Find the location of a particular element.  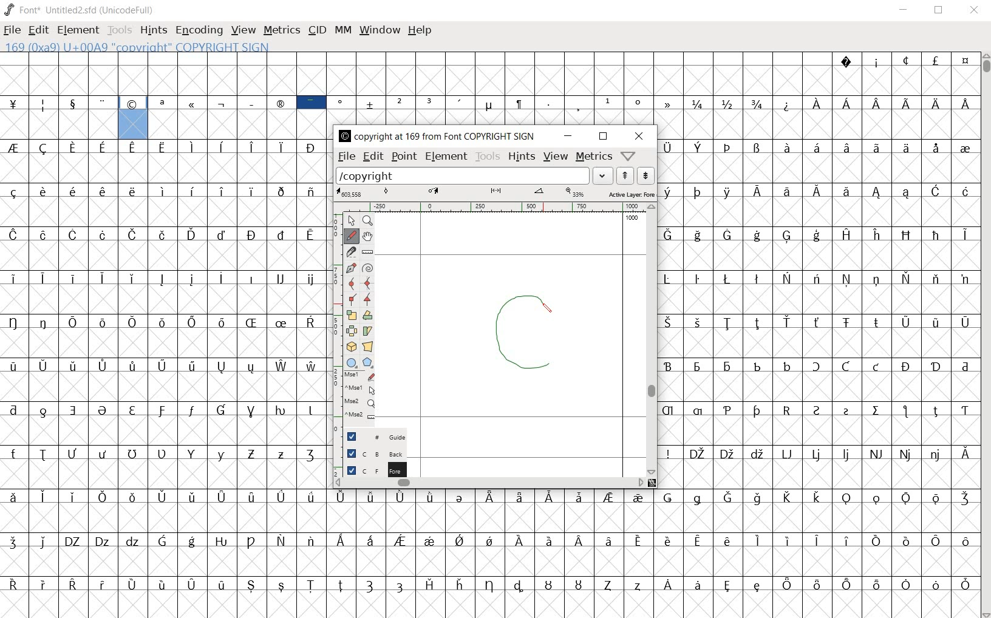

designing copyright glyph is located at coordinates (530, 328).